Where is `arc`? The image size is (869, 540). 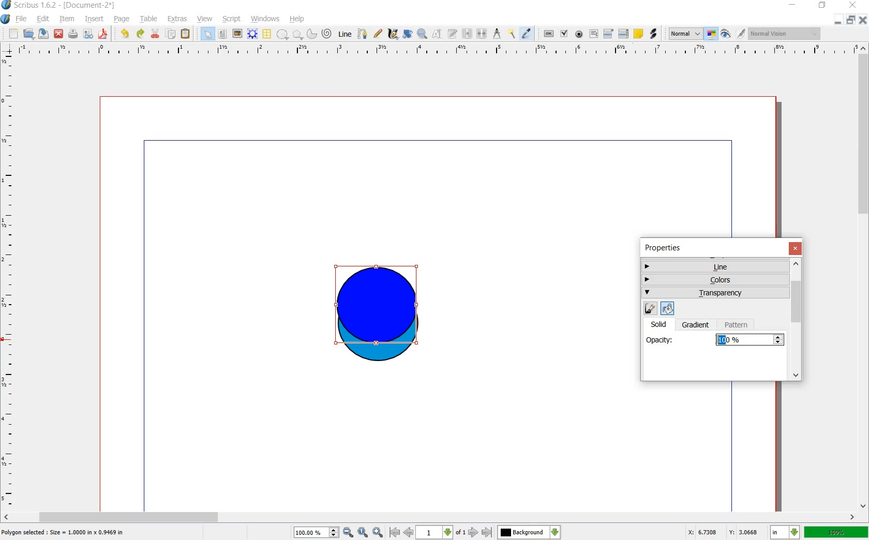
arc is located at coordinates (311, 35).